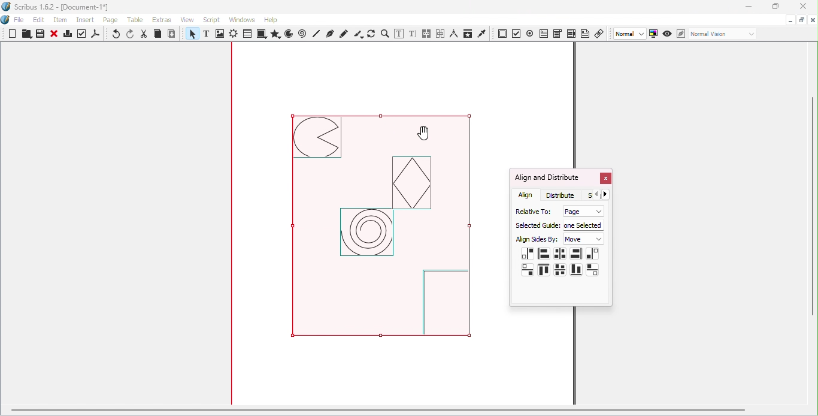 The height and width of the screenshot is (416, 818). Describe the element at coordinates (67, 35) in the screenshot. I see `Print` at that location.